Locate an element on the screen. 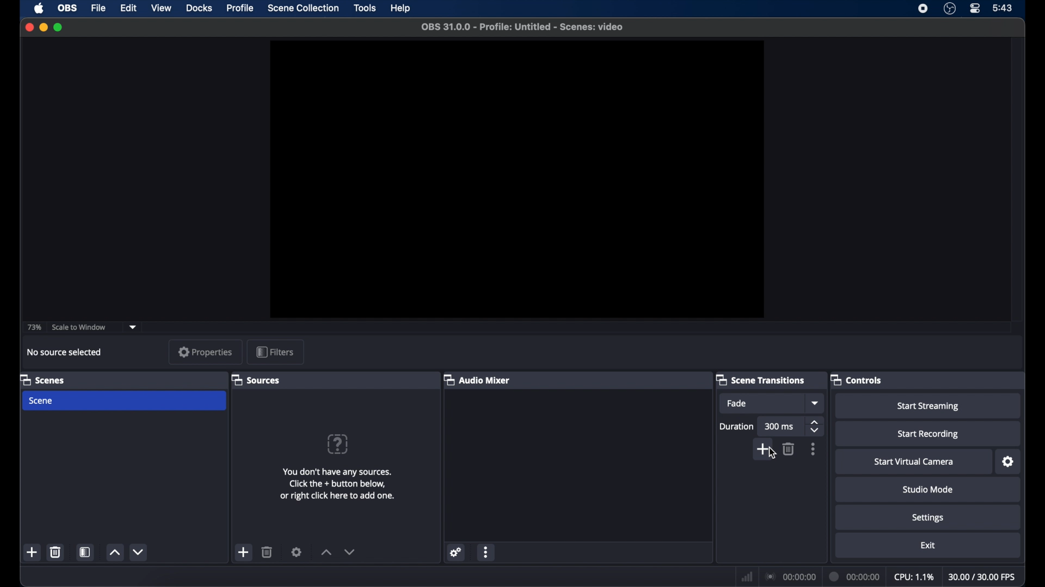 The image size is (1045, 587). preview is located at coordinates (518, 180).